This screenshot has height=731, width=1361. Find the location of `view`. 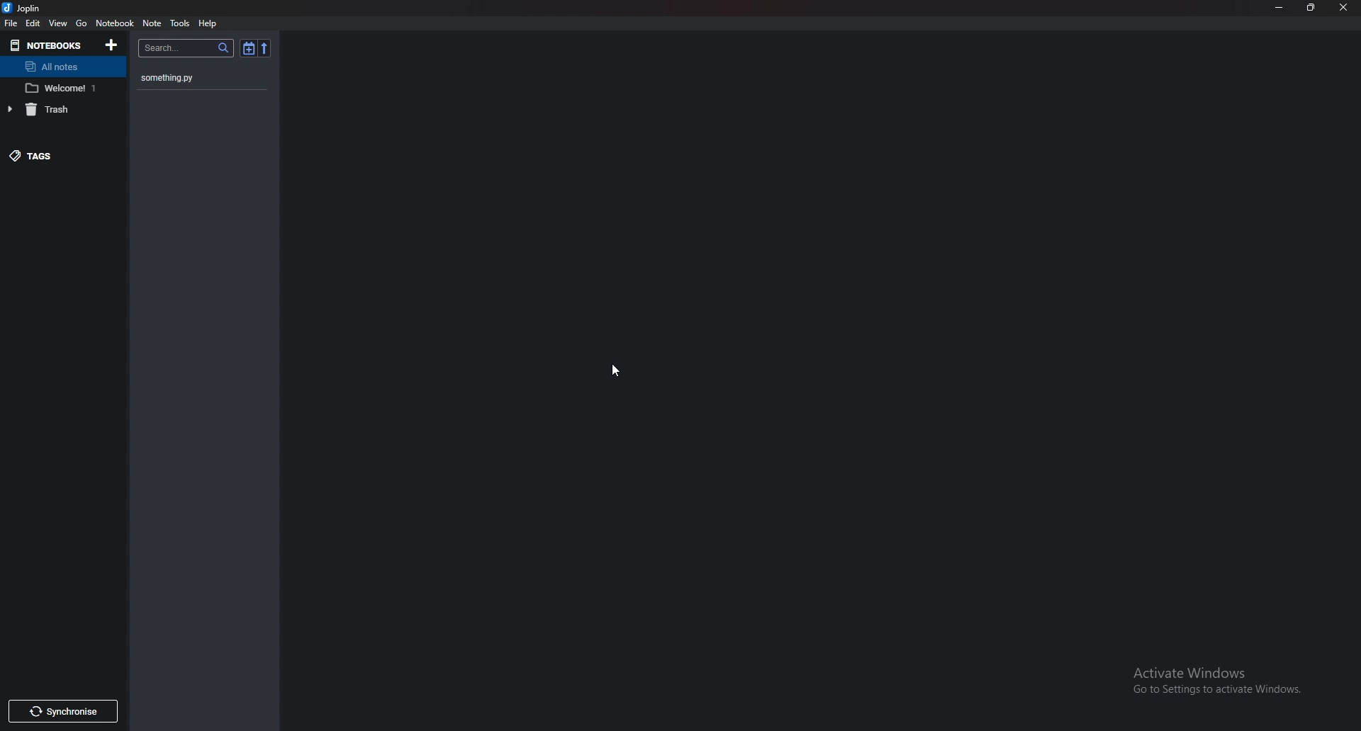

view is located at coordinates (59, 23).